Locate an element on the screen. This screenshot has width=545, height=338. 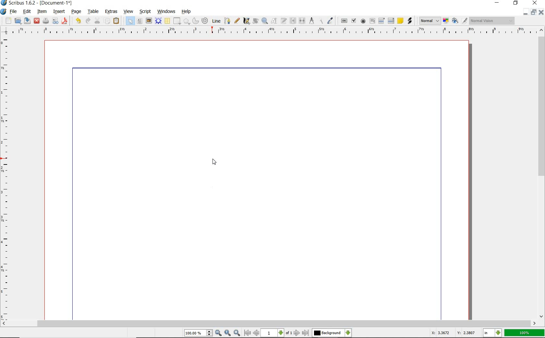
text annotation is located at coordinates (400, 21).